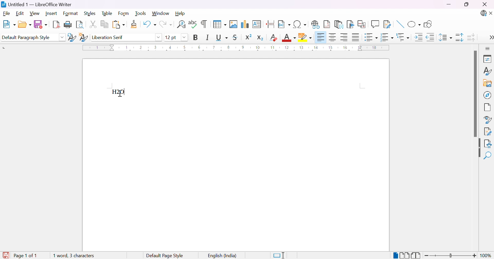 Image resolution: width=494 pixels, height=259 pixels. What do you see at coordinates (165, 256) in the screenshot?
I see `Default page style` at bounding box center [165, 256].